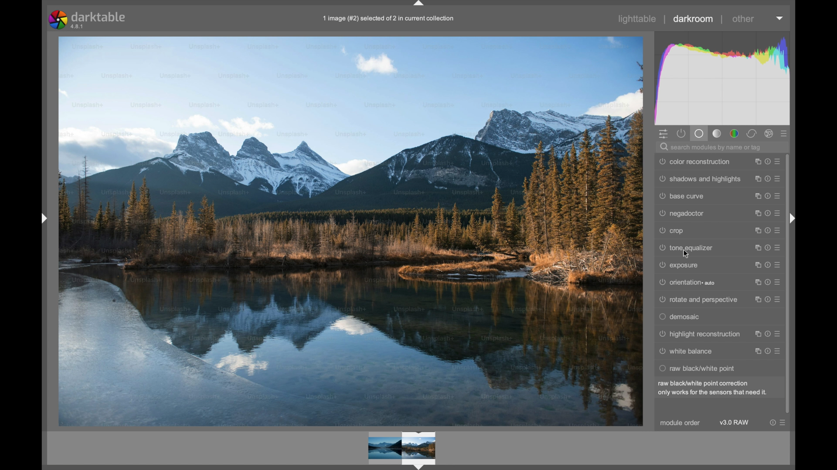 The width and height of the screenshot is (837, 470). What do you see at coordinates (755, 282) in the screenshot?
I see `instance` at bounding box center [755, 282].